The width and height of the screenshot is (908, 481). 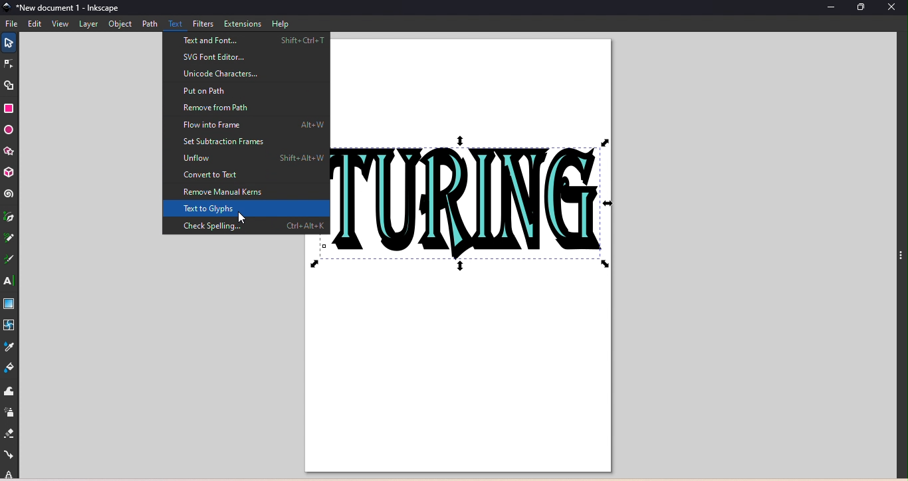 What do you see at coordinates (8, 280) in the screenshot?
I see `Text tool` at bounding box center [8, 280].